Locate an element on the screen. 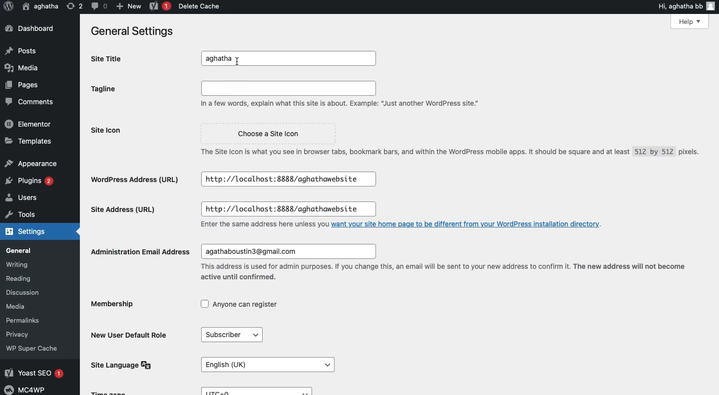 This screenshot has height=395, width=719. Administration email address is located at coordinates (139, 250).